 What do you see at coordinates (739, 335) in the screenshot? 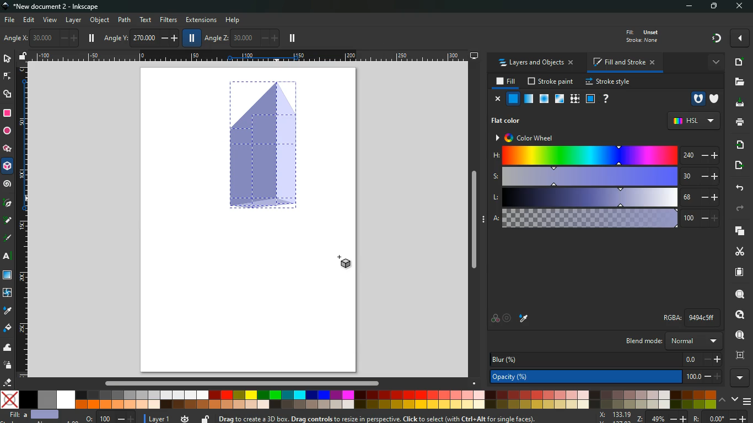
I see `find` at bounding box center [739, 335].